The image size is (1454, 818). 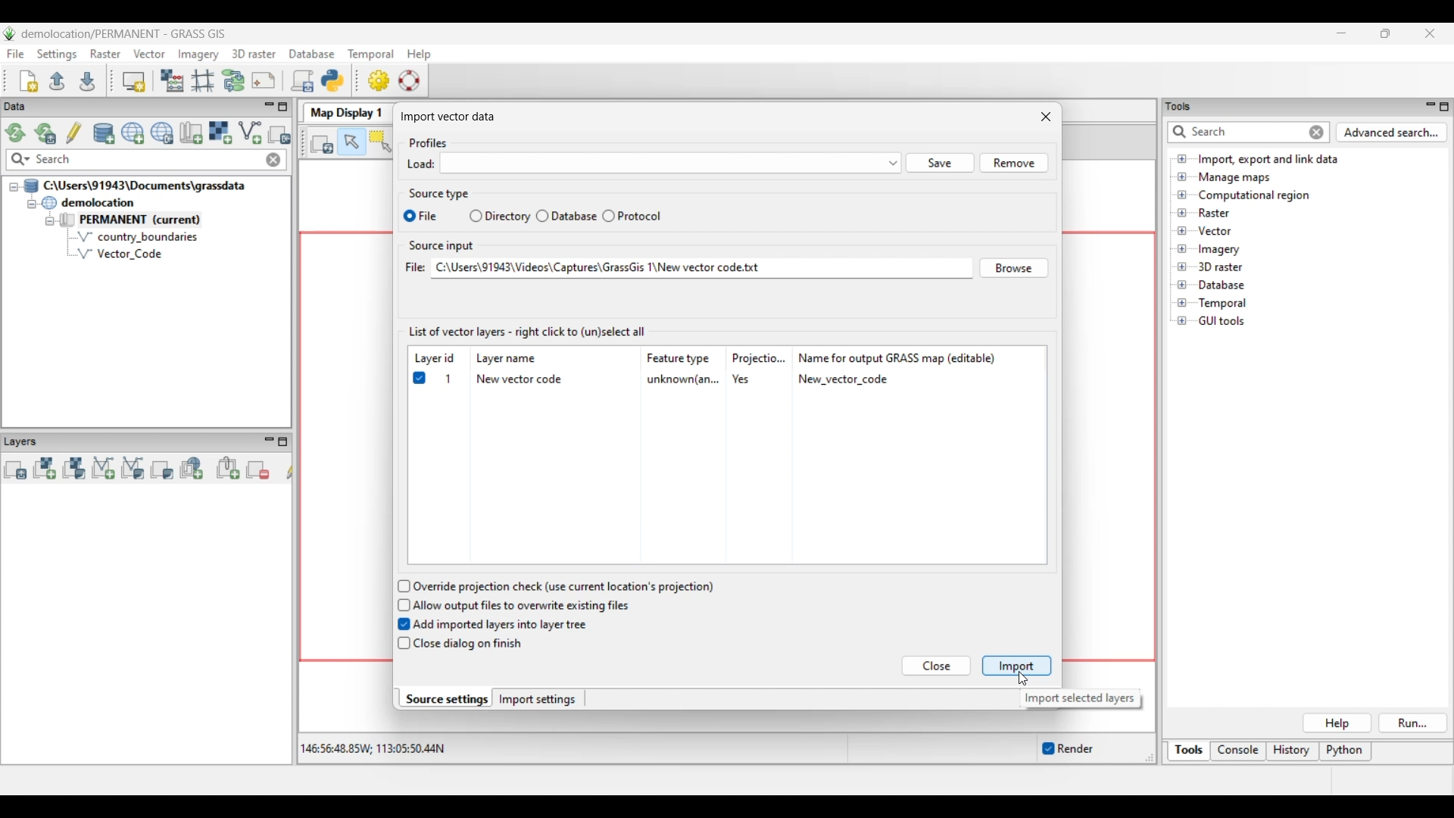 What do you see at coordinates (1182, 176) in the screenshot?
I see `Click to open Manage maps` at bounding box center [1182, 176].